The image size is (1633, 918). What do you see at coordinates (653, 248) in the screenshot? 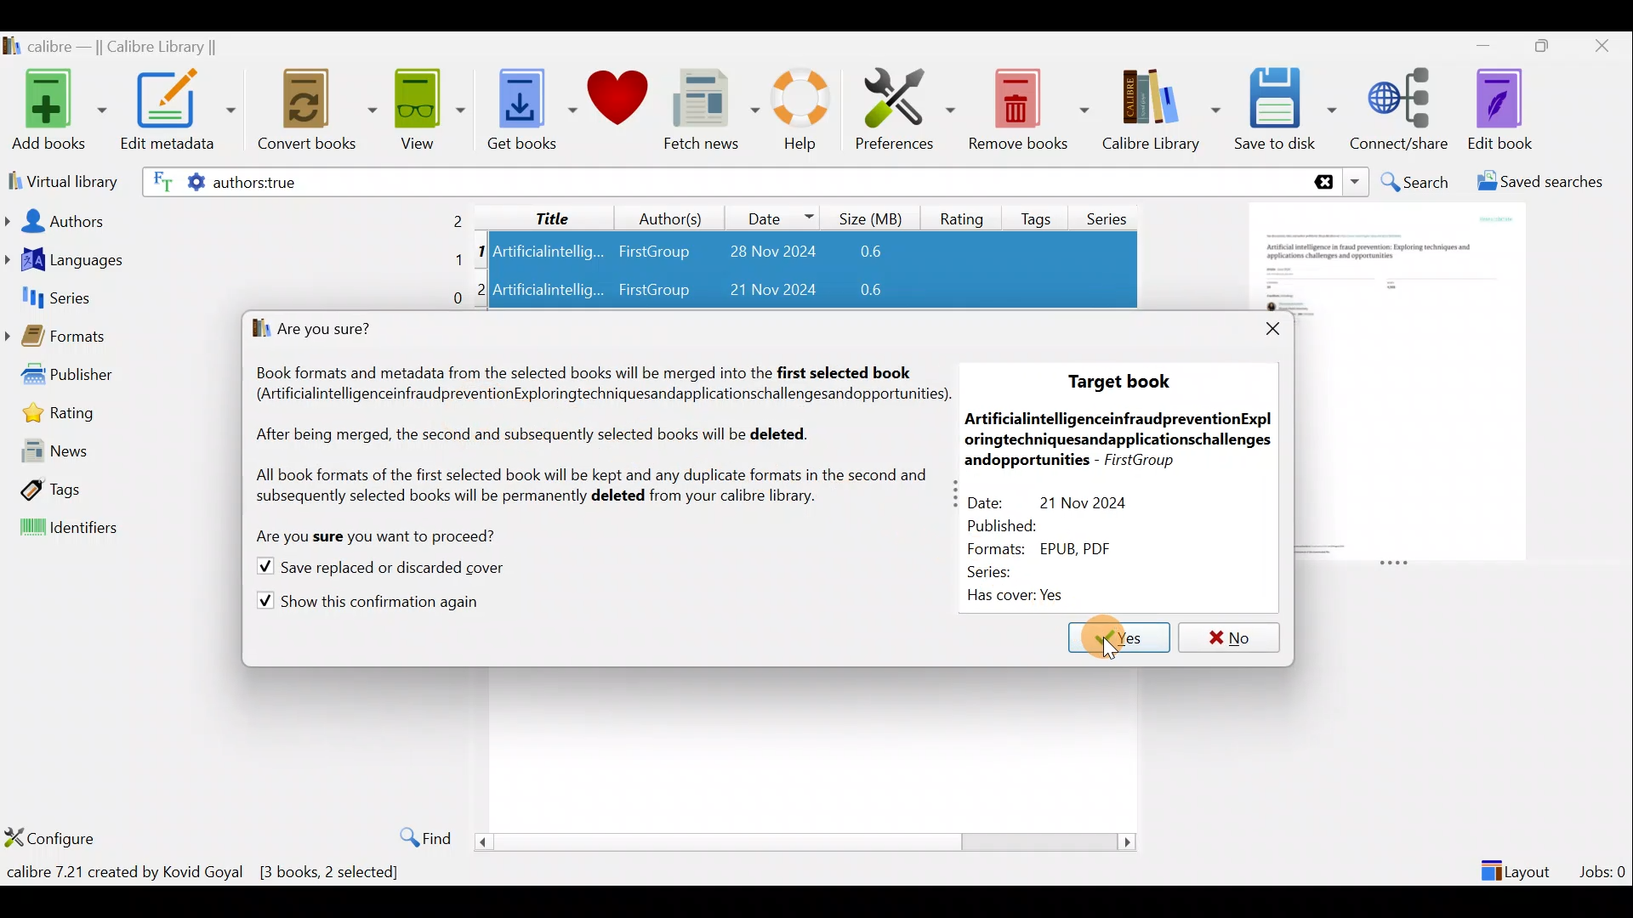
I see `FirstGroup` at bounding box center [653, 248].